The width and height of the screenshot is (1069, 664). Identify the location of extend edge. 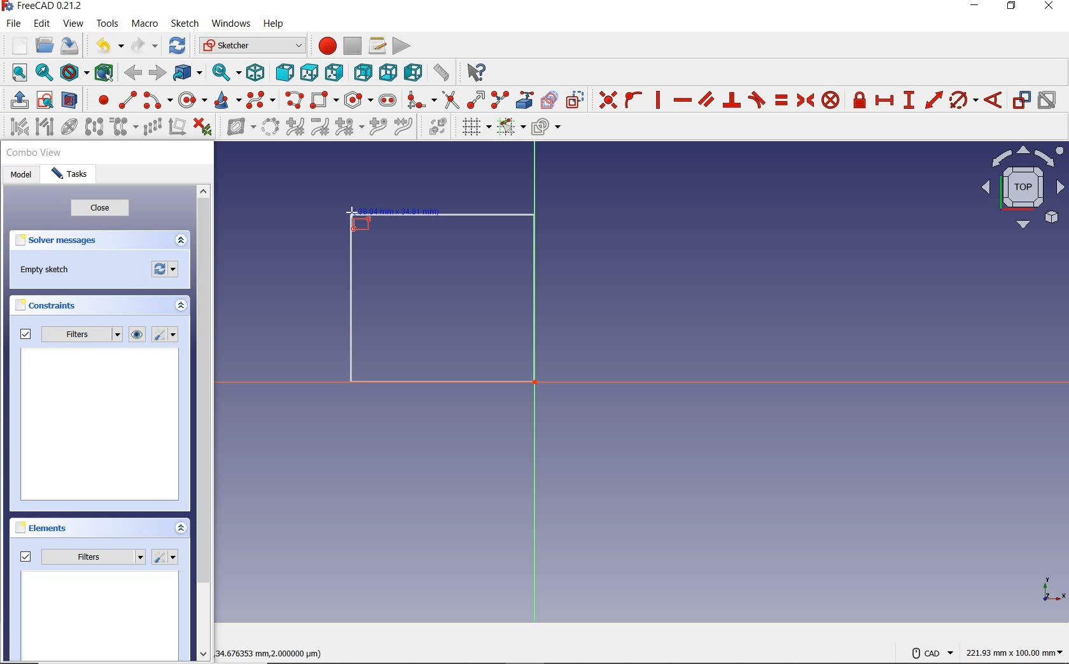
(477, 100).